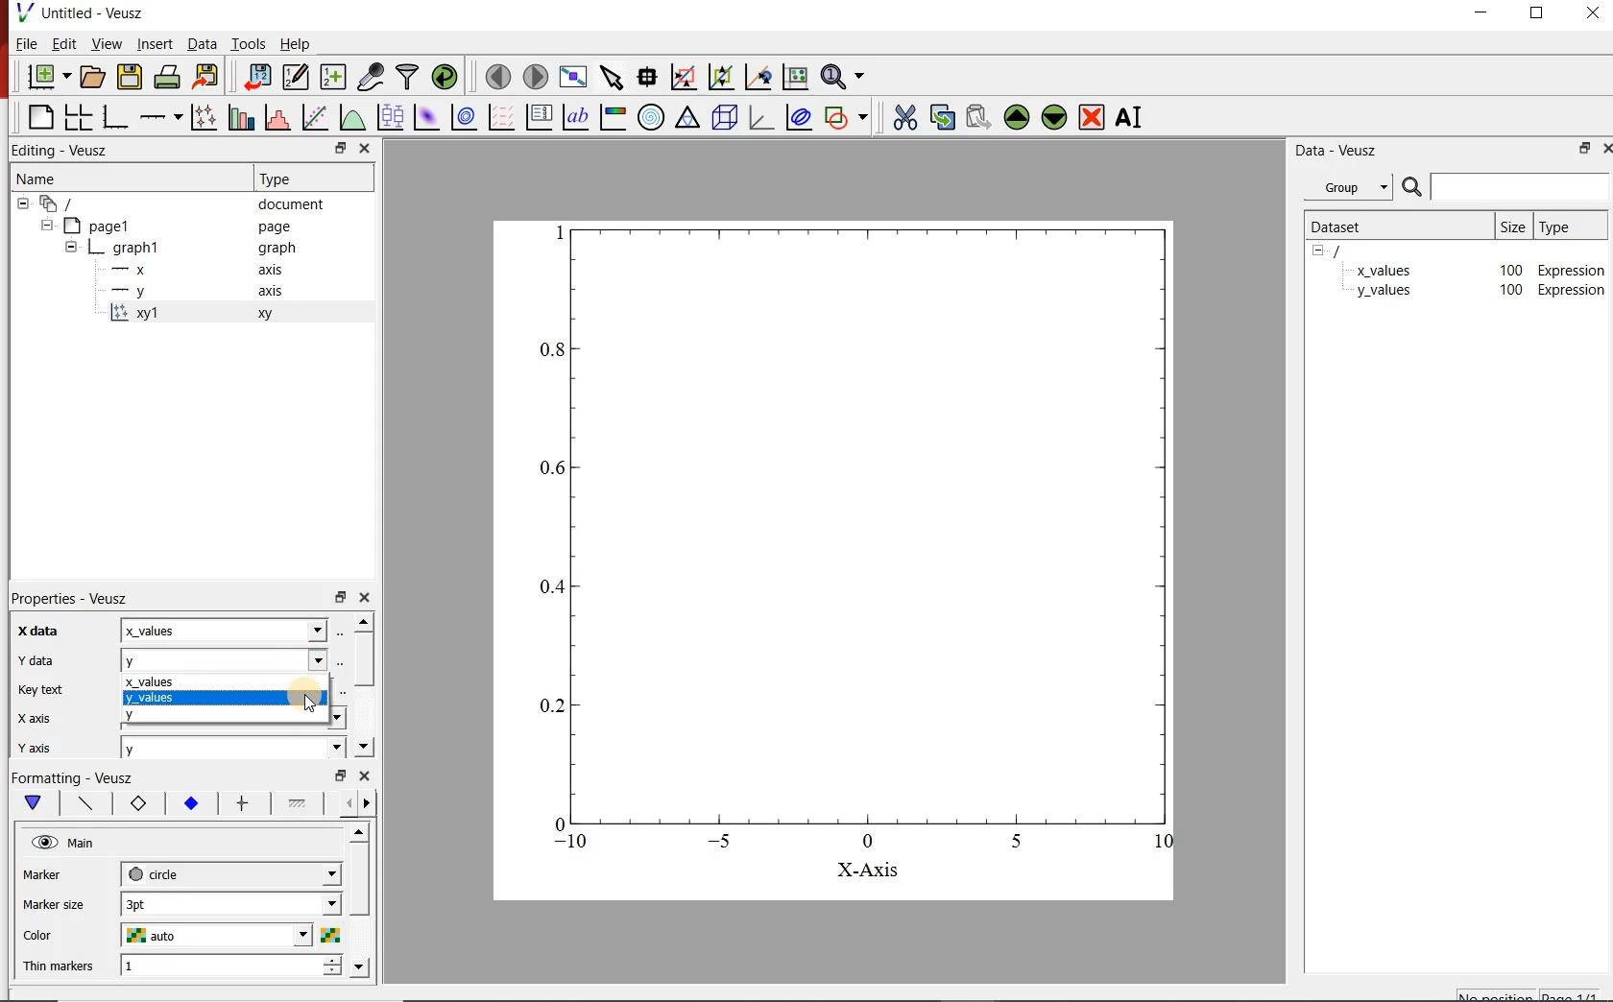  Describe the element at coordinates (161, 117) in the screenshot. I see `add axis on the plot` at that location.